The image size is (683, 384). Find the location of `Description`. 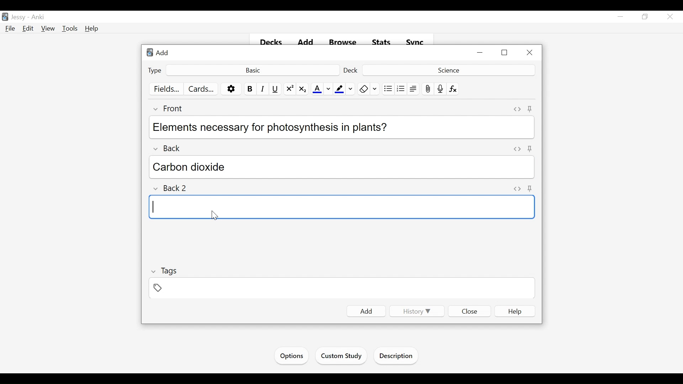

Description is located at coordinates (398, 357).